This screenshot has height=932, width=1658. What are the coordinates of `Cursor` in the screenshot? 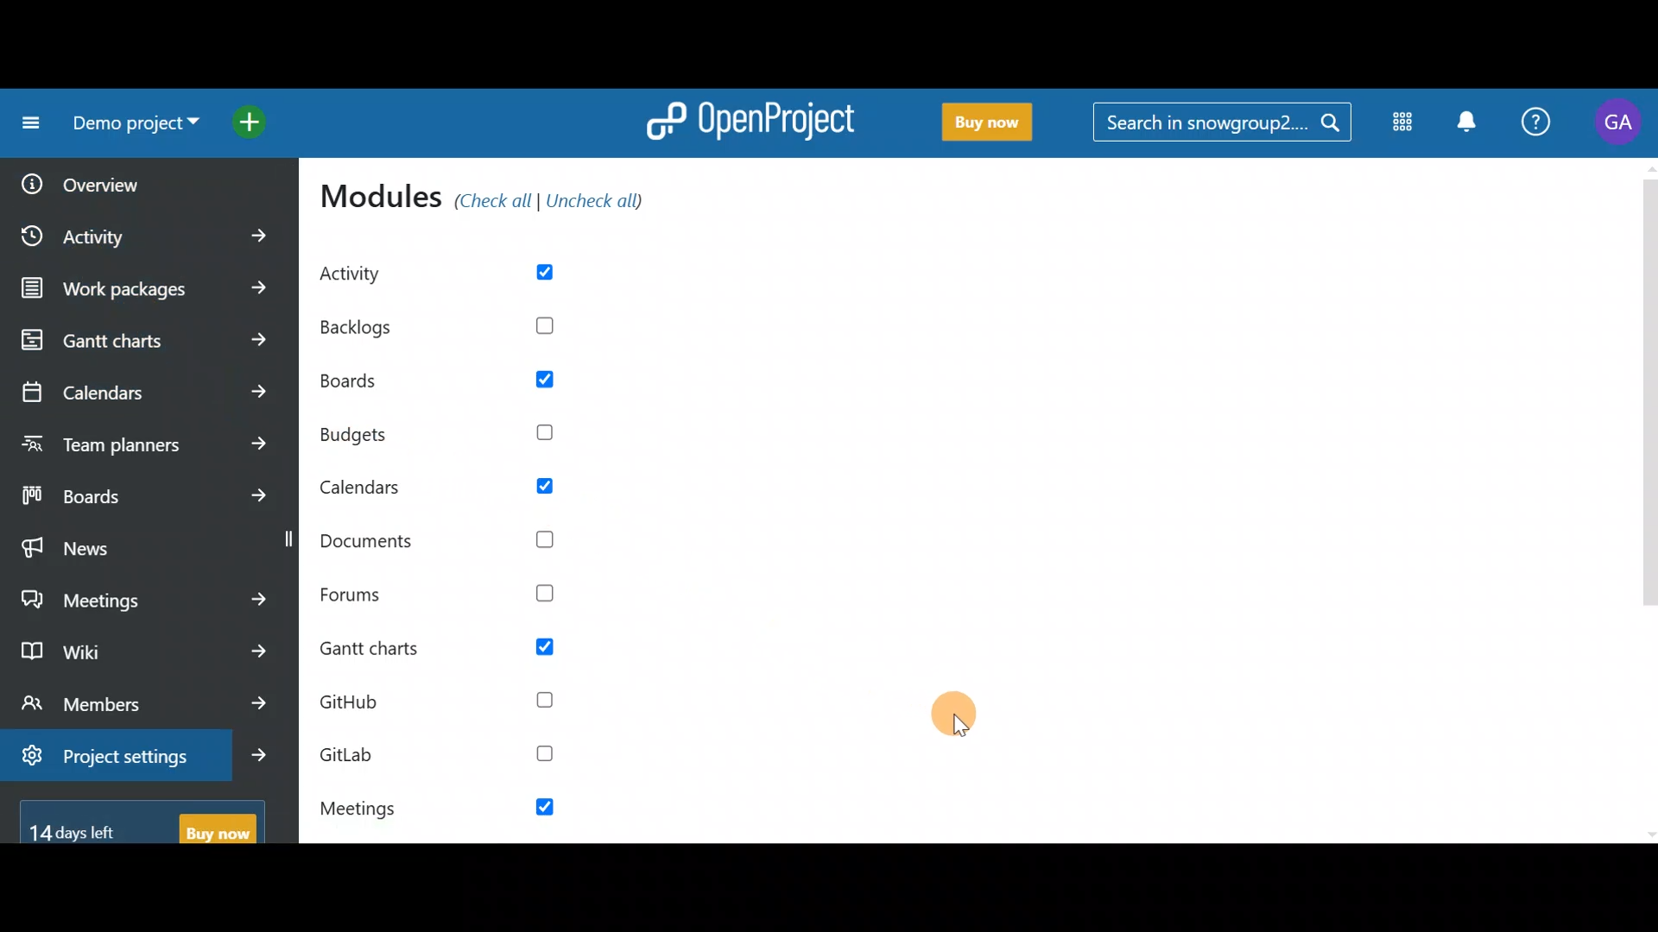 It's located at (953, 714).